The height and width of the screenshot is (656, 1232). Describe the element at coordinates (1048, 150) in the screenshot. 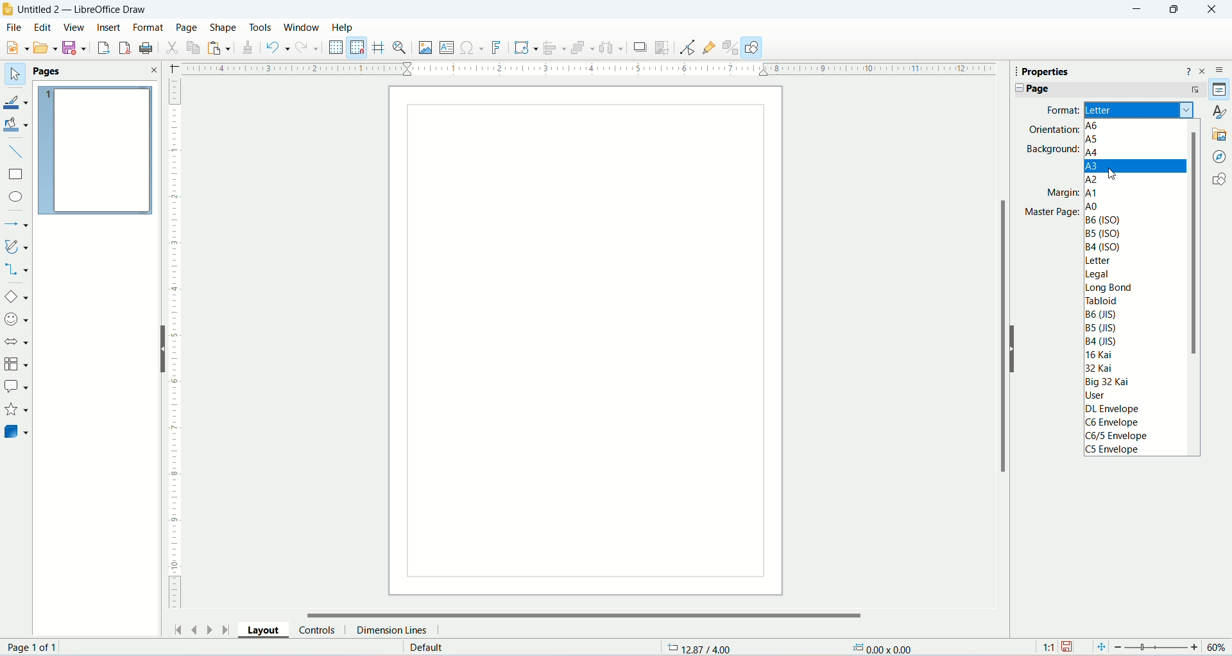

I see `Background` at that location.